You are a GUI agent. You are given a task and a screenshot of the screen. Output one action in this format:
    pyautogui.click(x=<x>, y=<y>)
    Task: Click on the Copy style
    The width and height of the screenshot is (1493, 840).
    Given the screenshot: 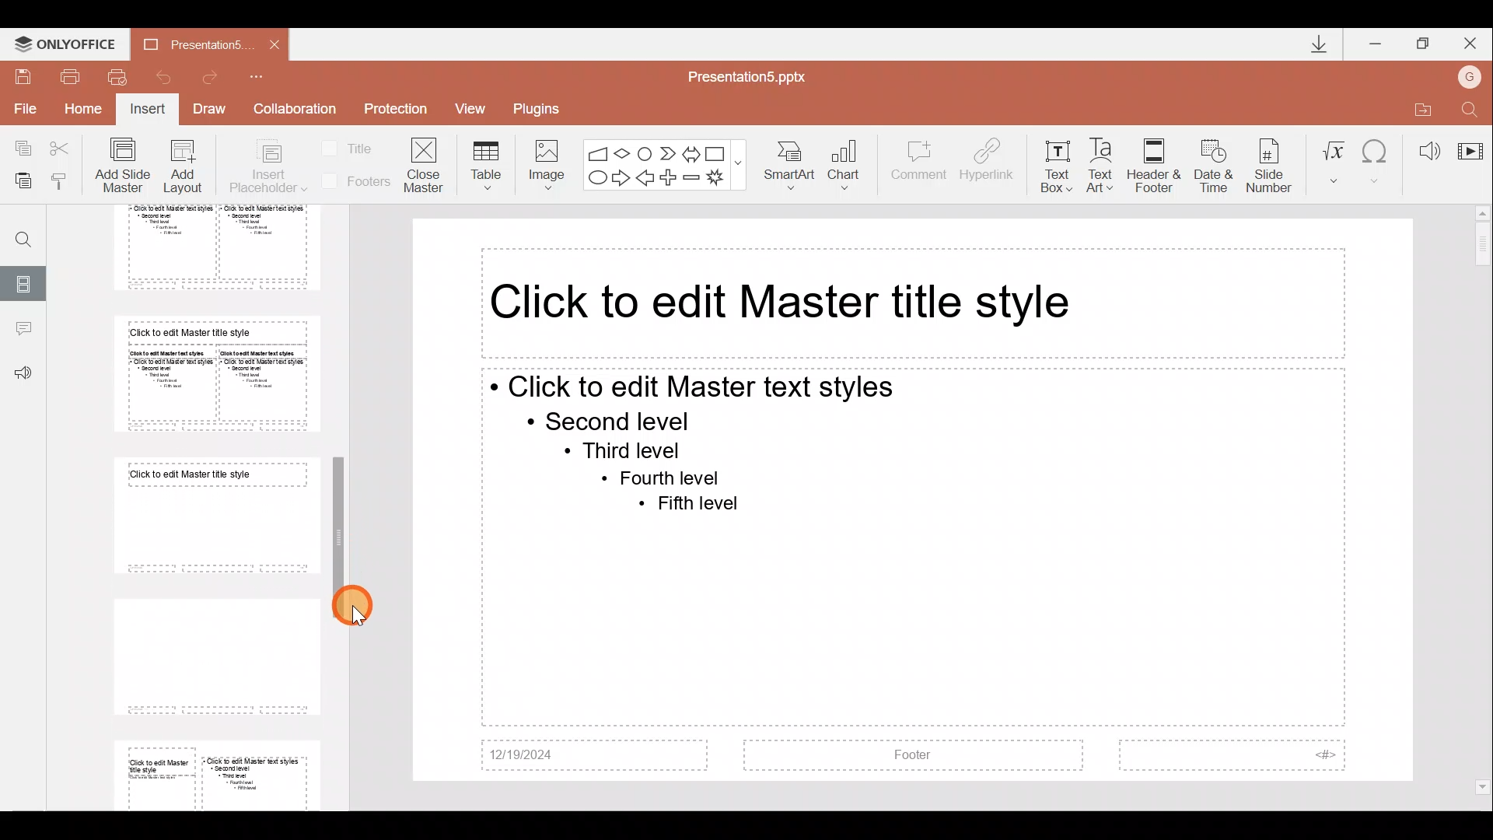 What is the action you would take?
    pyautogui.click(x=66, y=180)
    